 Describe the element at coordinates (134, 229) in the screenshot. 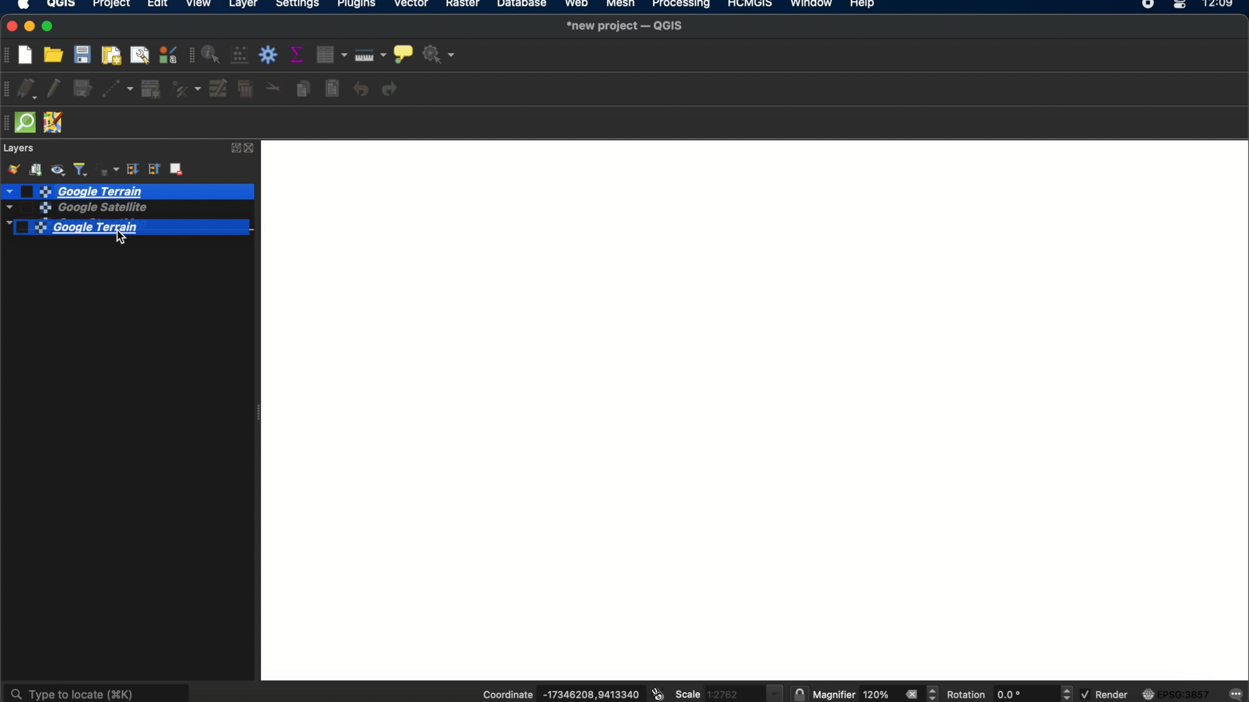

I see `Google Terrain selected` at that location.